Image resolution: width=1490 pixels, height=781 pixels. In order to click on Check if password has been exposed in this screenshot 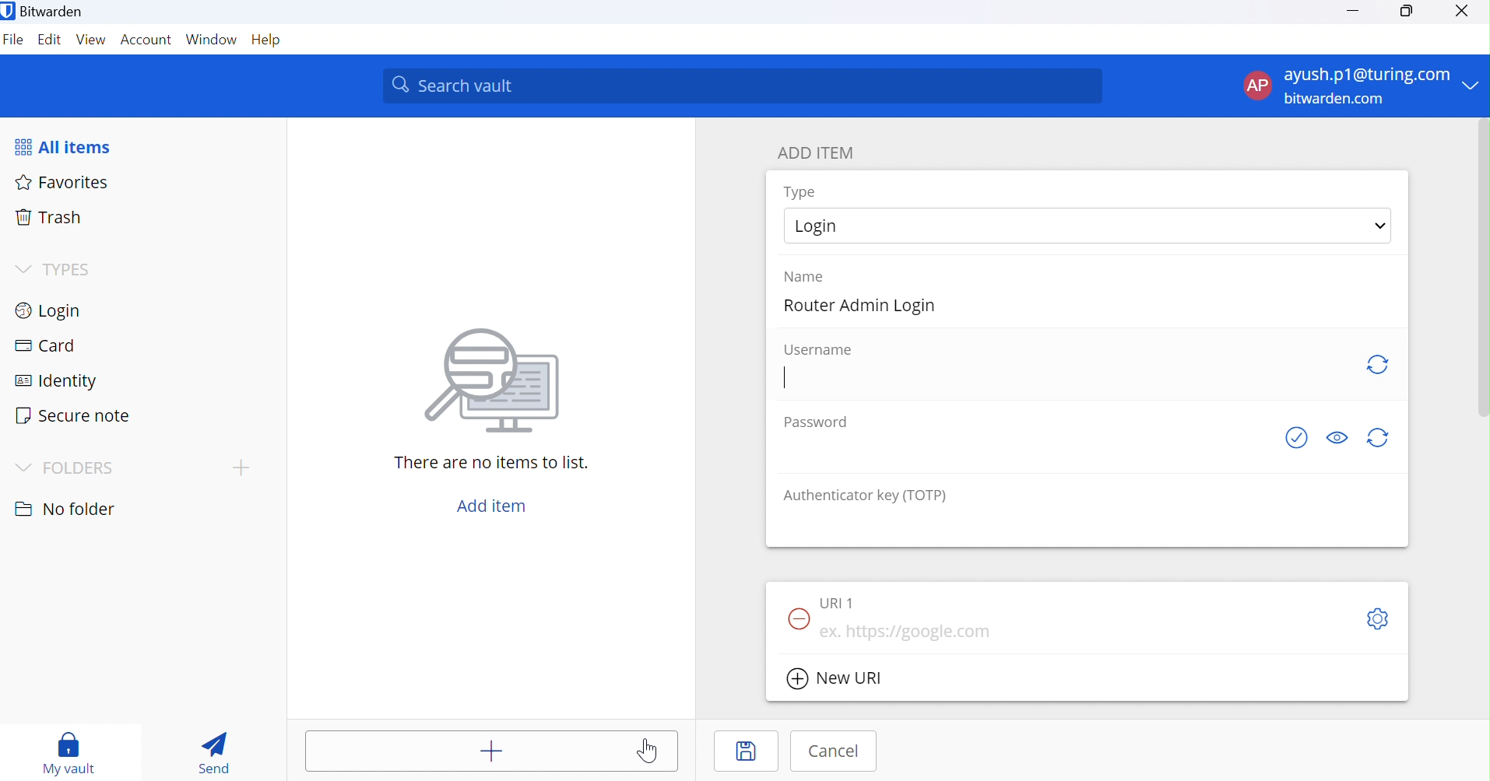, I will do `click(1290, 439)`.